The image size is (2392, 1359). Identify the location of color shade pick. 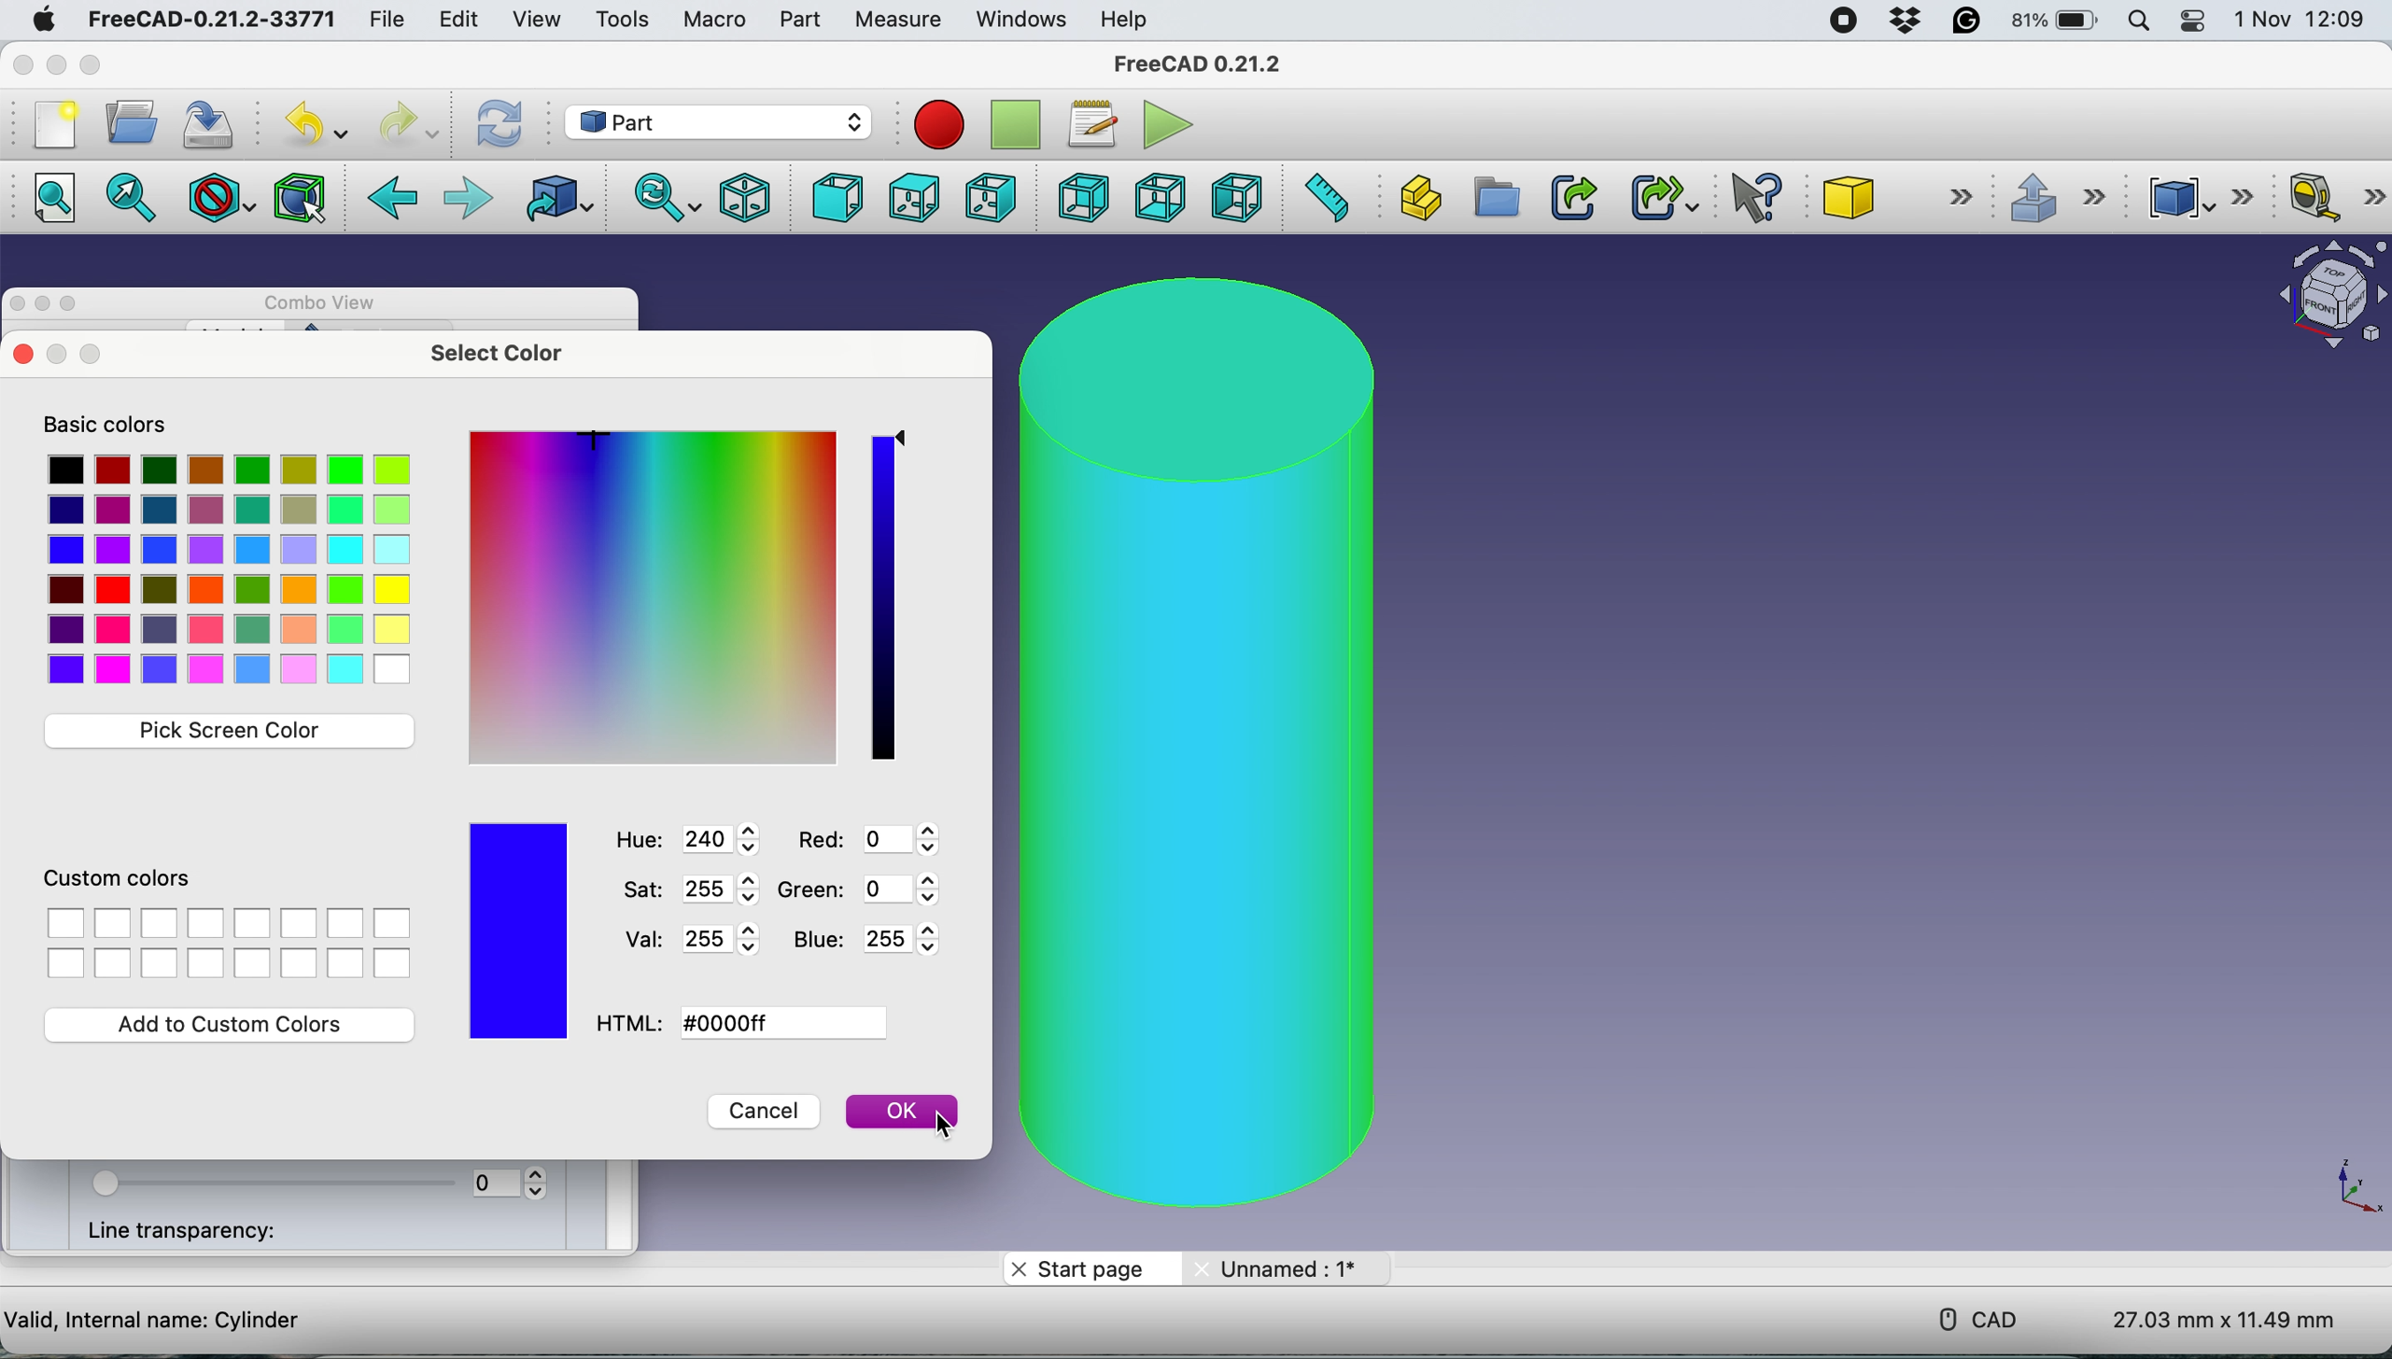
(884, 601).